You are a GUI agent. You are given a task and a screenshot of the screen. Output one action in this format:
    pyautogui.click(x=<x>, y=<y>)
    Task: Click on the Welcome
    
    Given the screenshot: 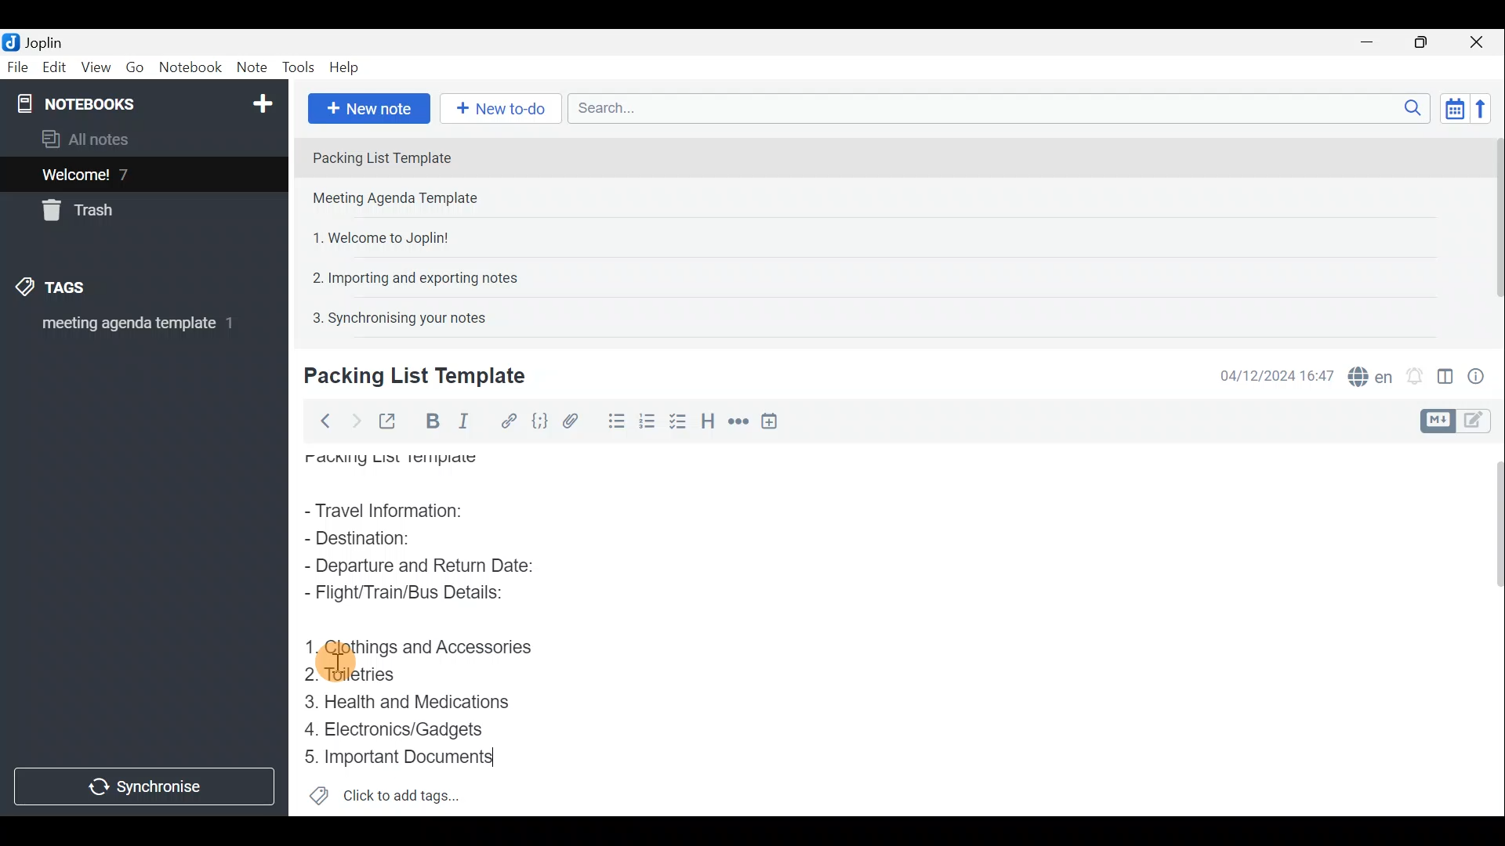 What is the action you would take?
    pyautogui.click(x=120, y=174)
    